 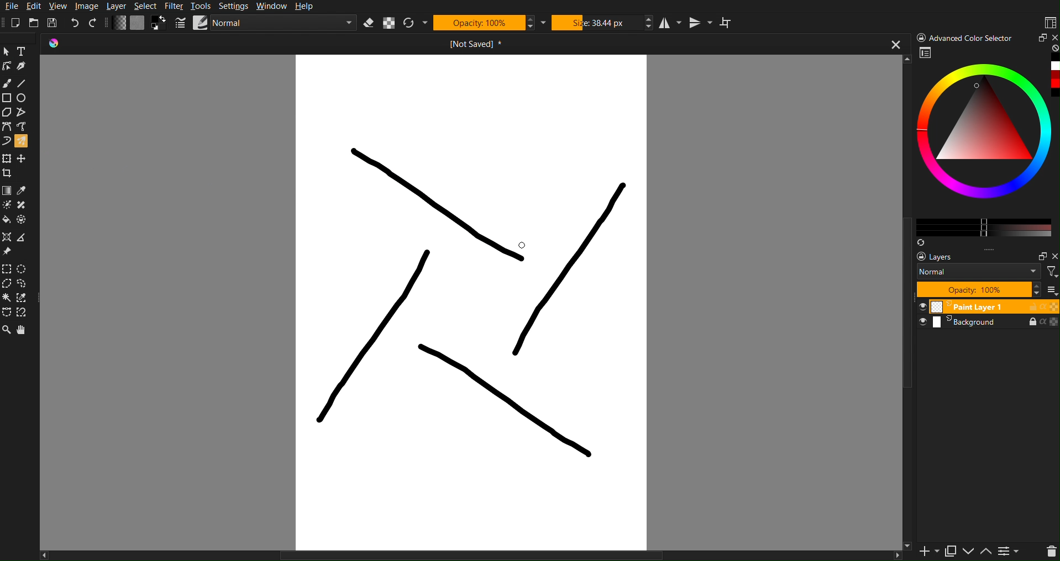 I want to click on up, so click(x=986, y=553).